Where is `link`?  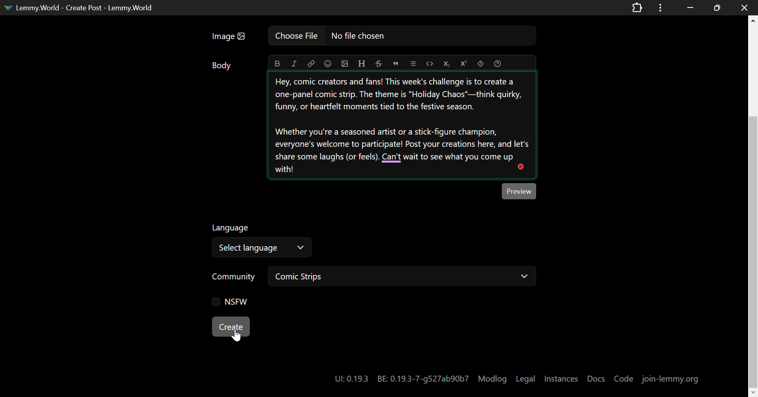
link is located at coordinates (311, 64).